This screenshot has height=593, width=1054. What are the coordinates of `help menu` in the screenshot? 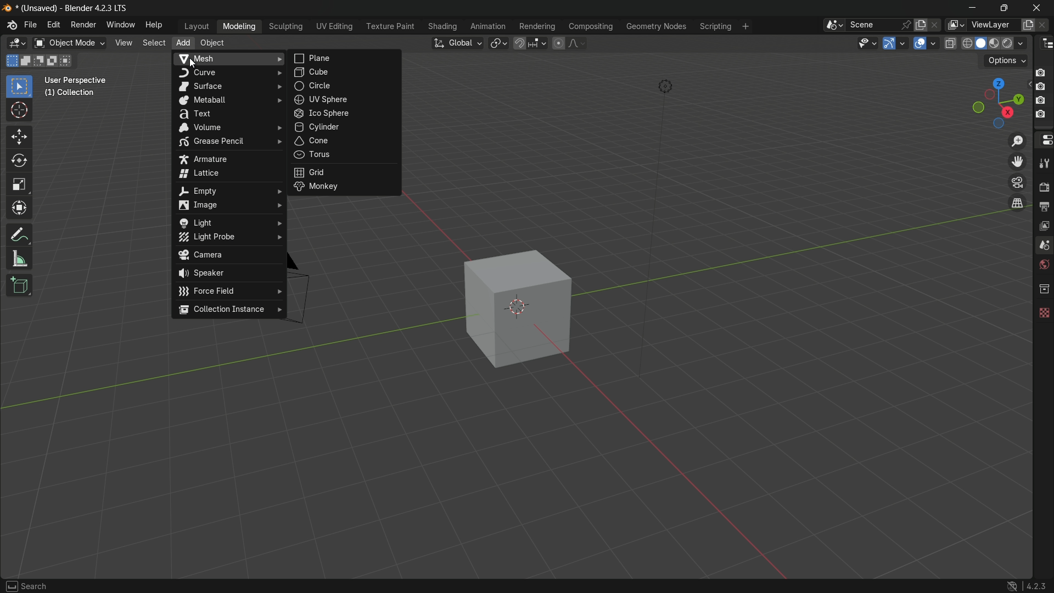 It's located at (154, 24).